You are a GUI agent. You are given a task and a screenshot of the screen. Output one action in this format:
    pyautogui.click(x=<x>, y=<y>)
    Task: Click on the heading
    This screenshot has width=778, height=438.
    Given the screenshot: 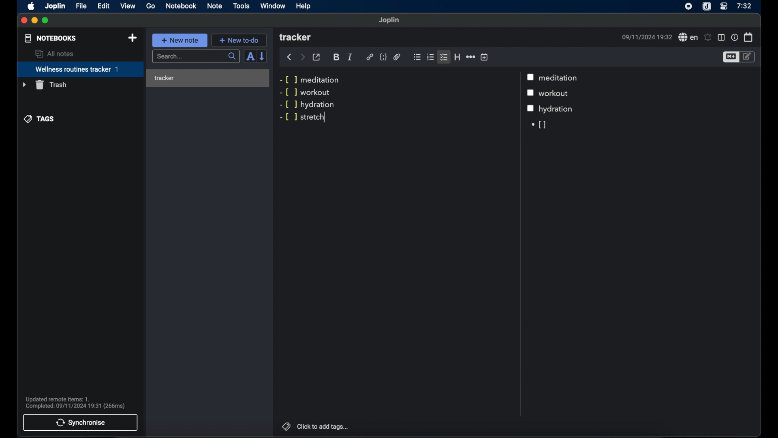 What is the action you would take?
    pyautogui.click(x=457, y=57)
    